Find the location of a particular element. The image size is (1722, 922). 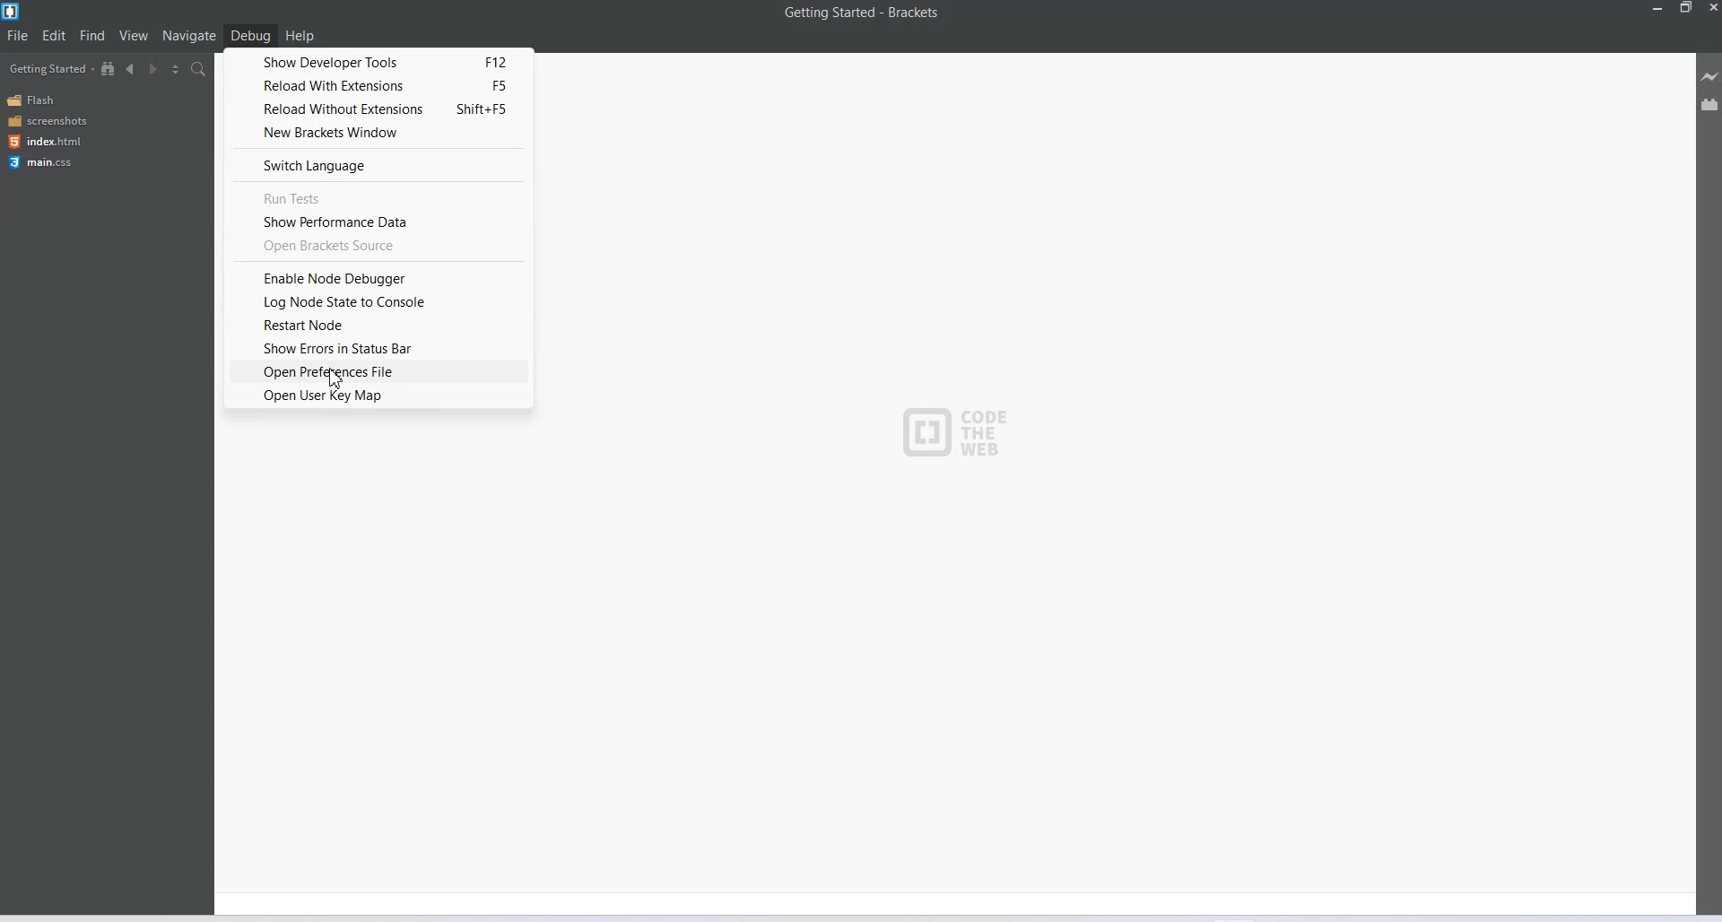

Cursor is located at coordinates (337, 380).